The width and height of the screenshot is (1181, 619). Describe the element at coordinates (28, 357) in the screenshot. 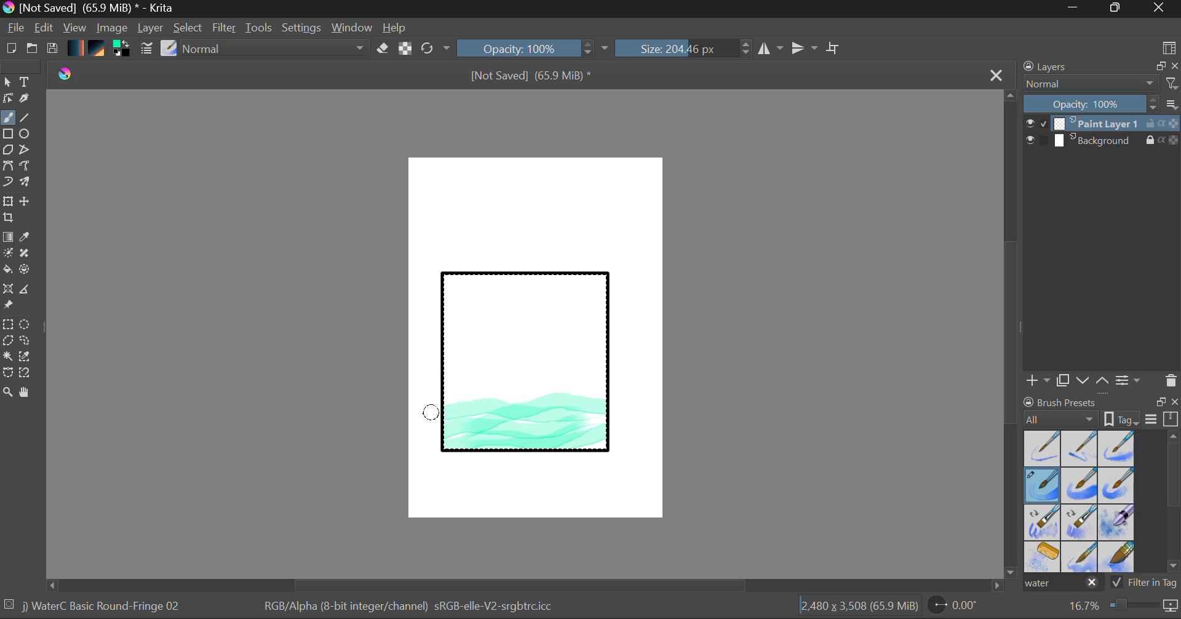

I see `Similar Color Selector` at that location.